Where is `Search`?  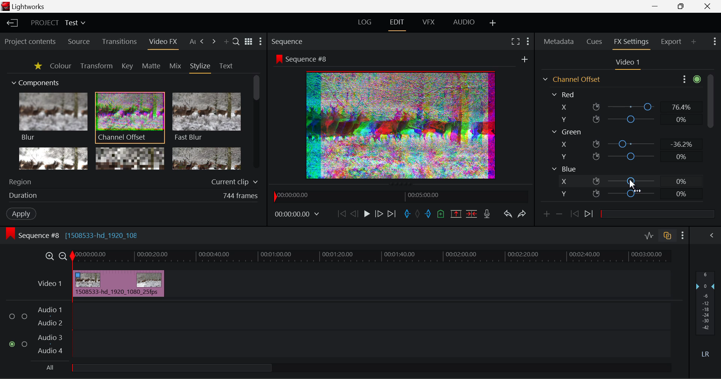
Search is located at coordinates (236, 41).